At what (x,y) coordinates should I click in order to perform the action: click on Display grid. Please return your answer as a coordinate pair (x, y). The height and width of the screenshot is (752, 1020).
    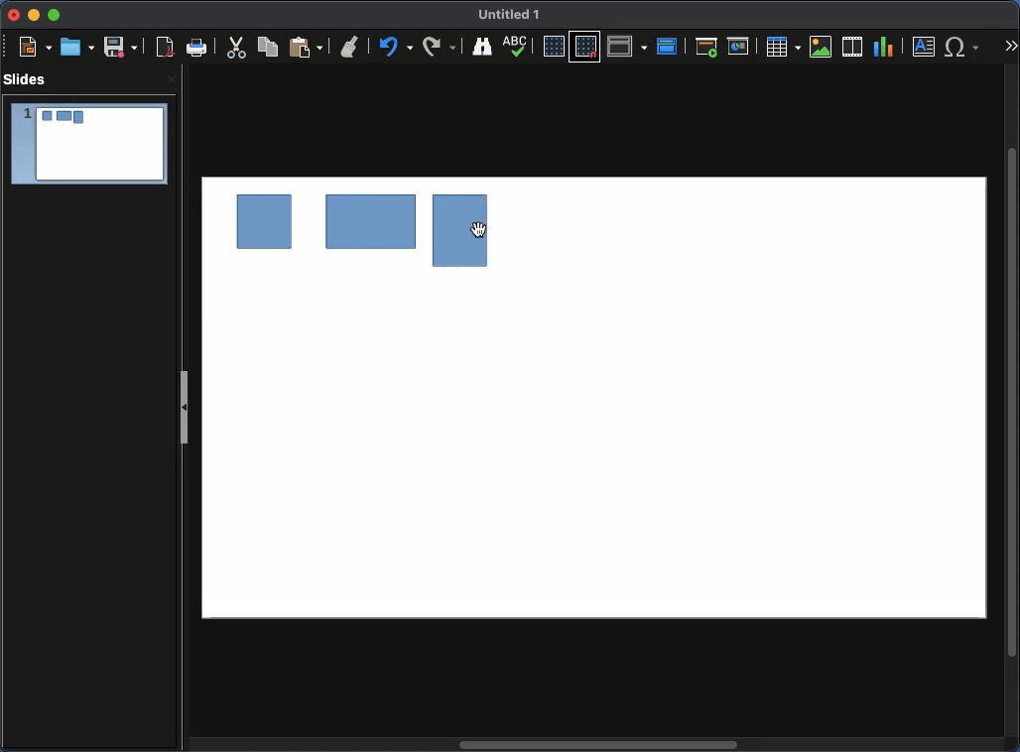
    Looking at the image, I should click on (553, 47).